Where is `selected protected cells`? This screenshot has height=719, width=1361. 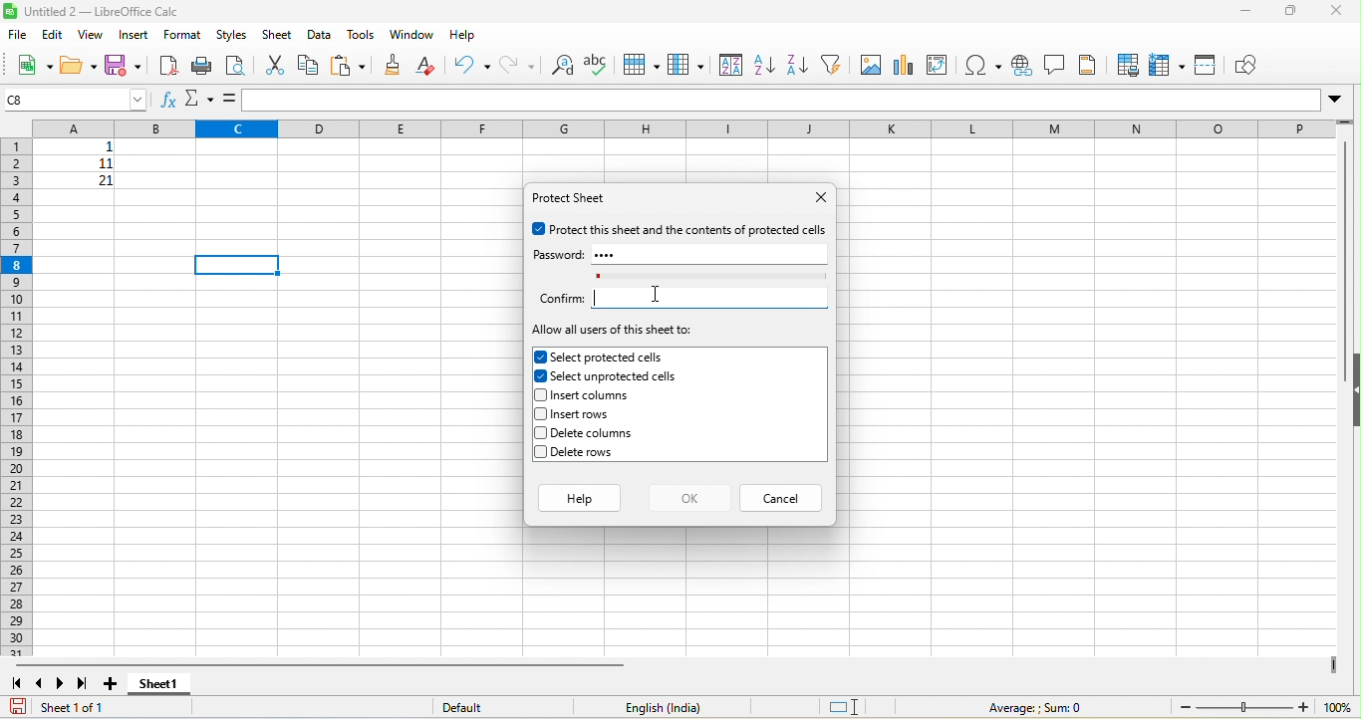 selected protected cells is located at coordinates (608, 357).